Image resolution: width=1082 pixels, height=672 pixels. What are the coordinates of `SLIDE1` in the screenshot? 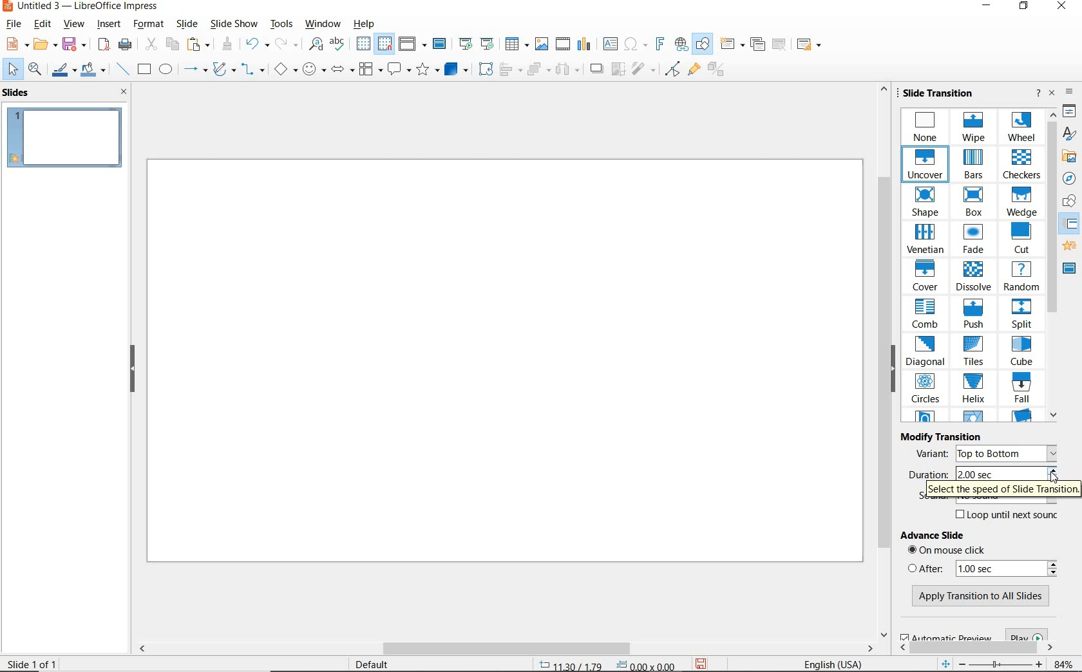 It's located at (66, 142).